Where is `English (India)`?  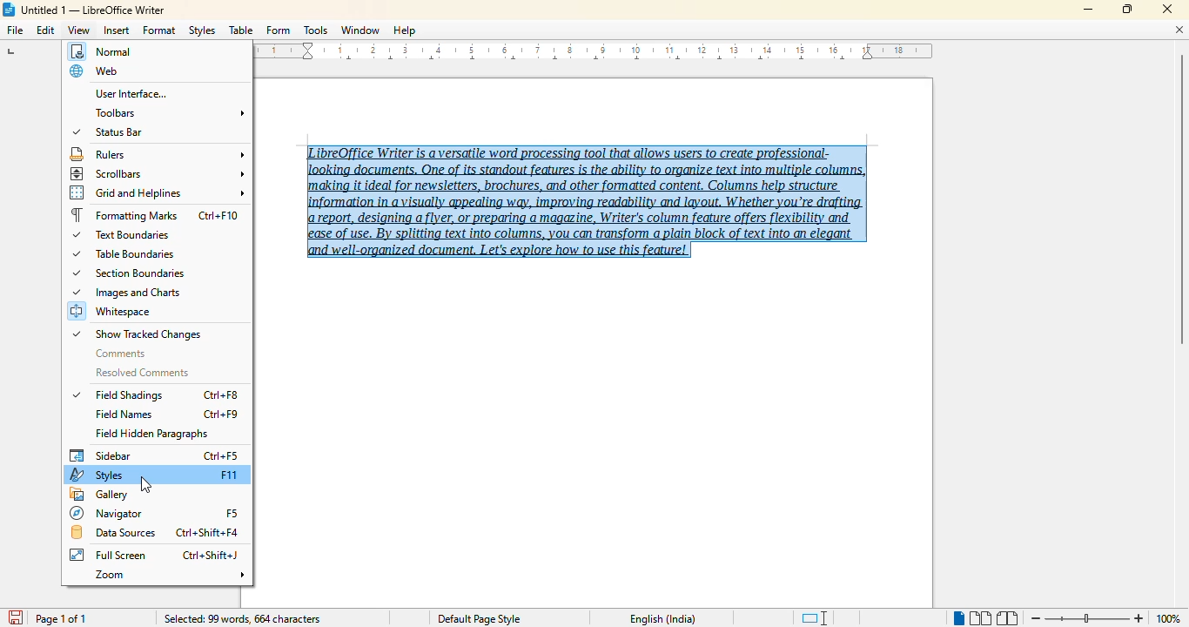
English (India) is located at coordinates (663, 619).